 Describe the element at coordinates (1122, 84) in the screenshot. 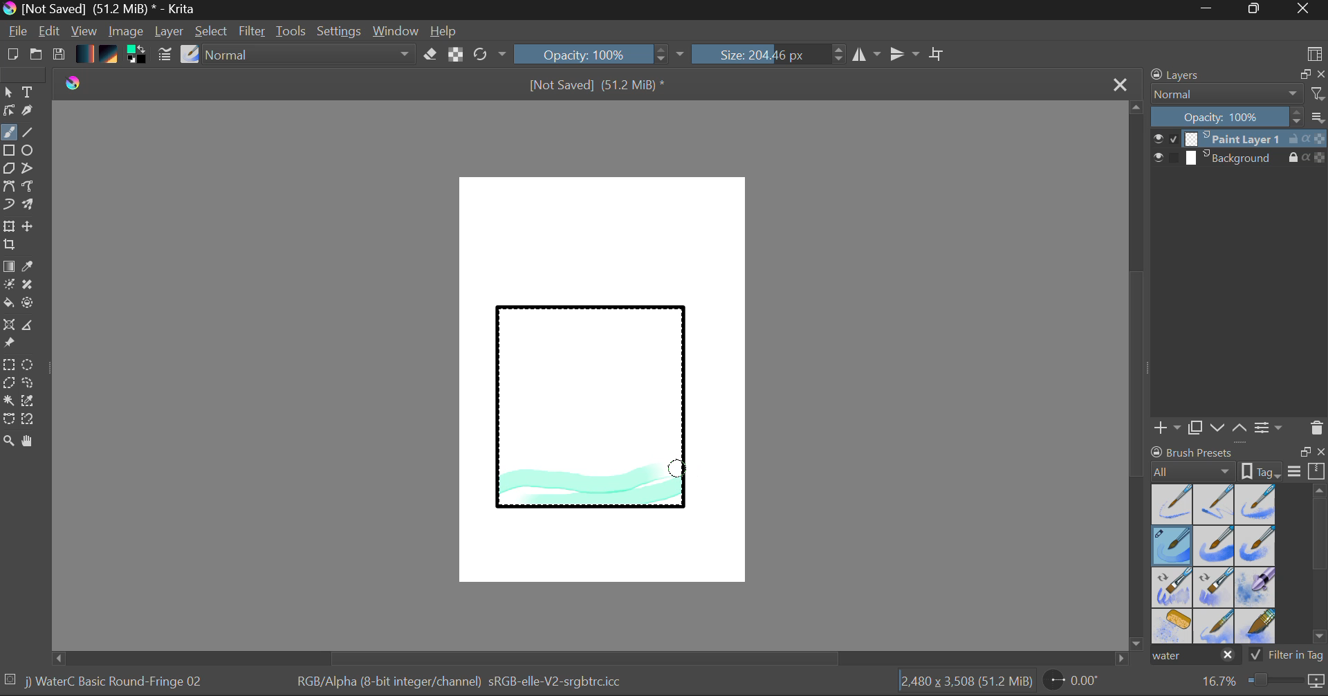

I see `Close` at that location.